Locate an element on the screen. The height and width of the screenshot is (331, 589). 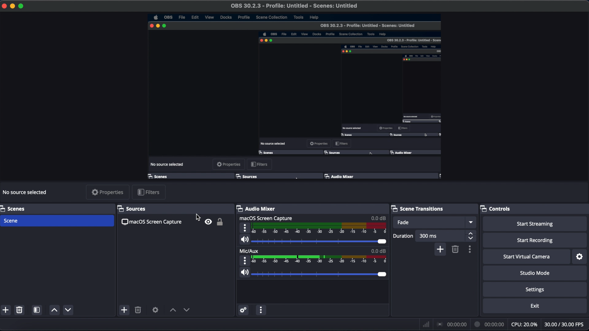
add scene is located at coordinates (6, 310).